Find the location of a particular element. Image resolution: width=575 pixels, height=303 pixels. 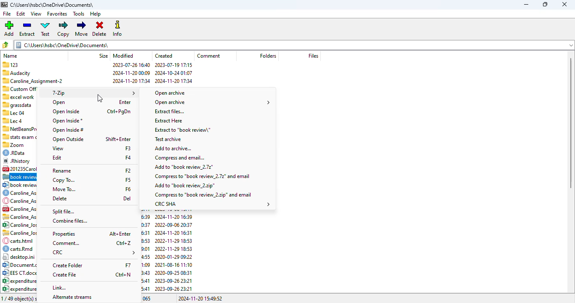

copy is located at coordinates (63, 29).